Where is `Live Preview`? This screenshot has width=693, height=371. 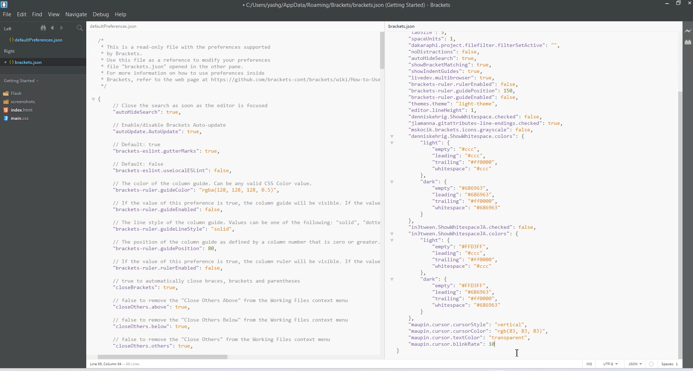 Live Preview is located at coordinates (688, 31).